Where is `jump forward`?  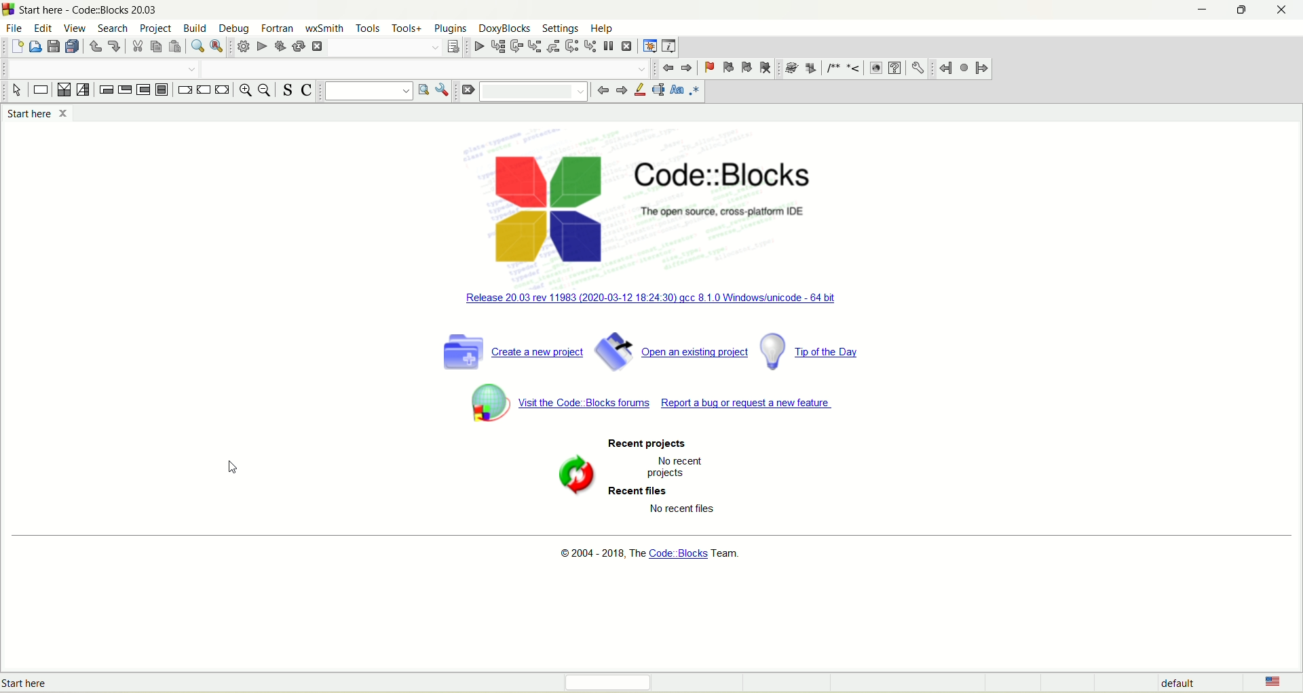
jump forward is located at coordinates (983, 68).